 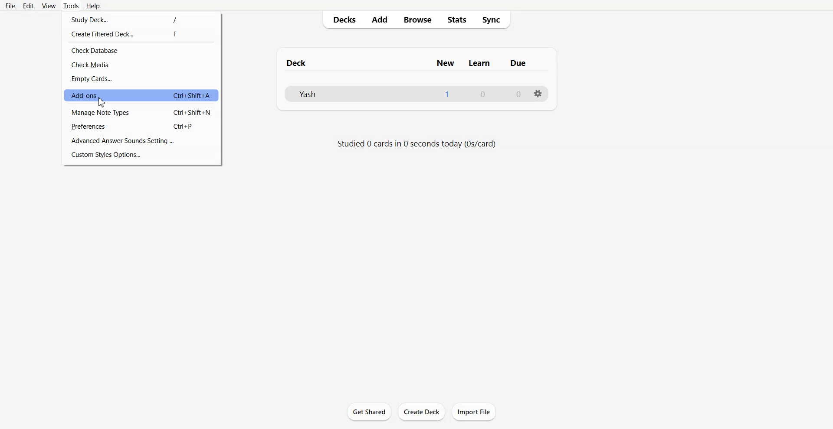 I want to click on Preferences, so click(x=142, y=126).